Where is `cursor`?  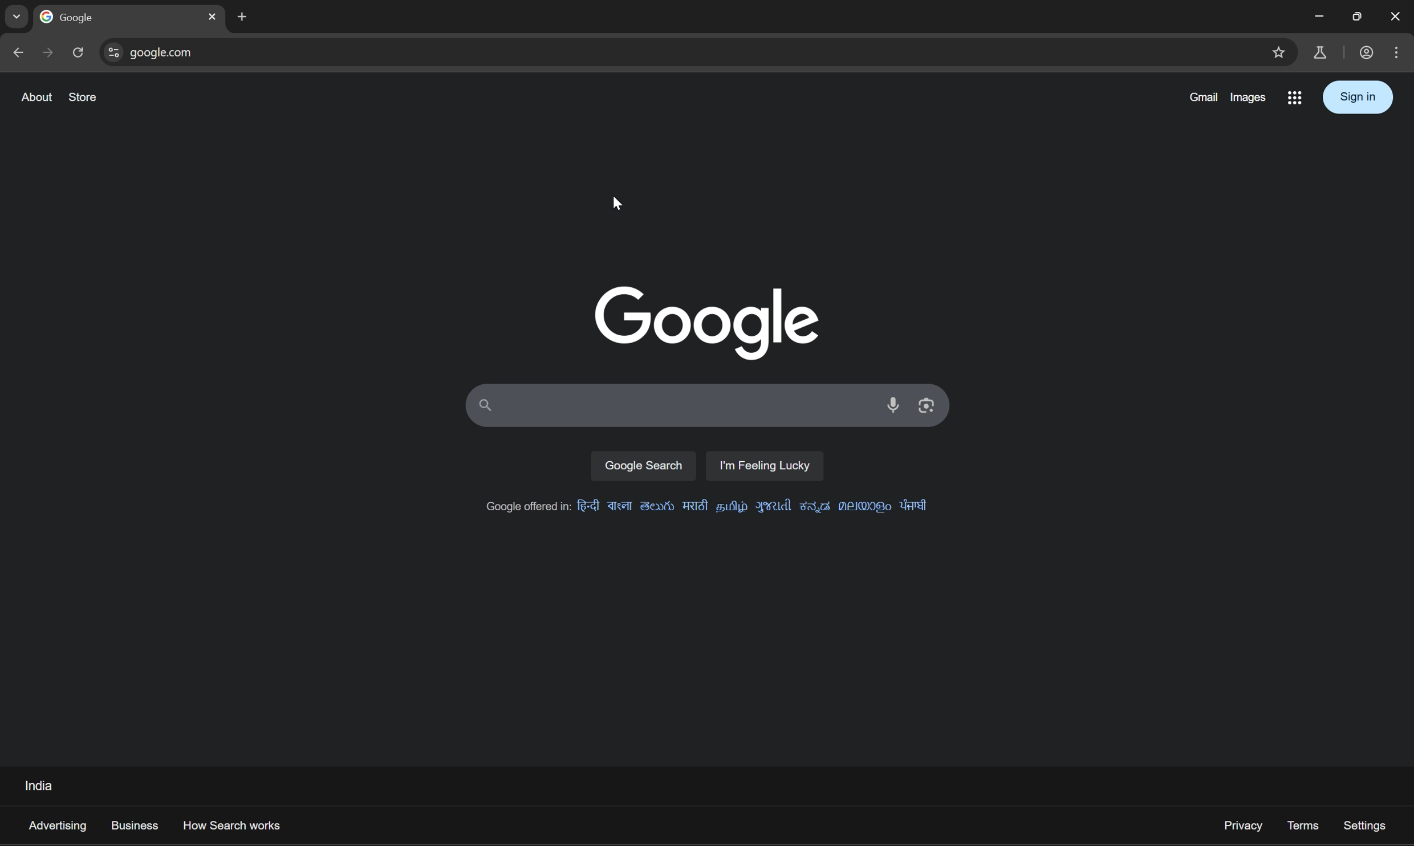 cursor is located at coordinates (618, 204).